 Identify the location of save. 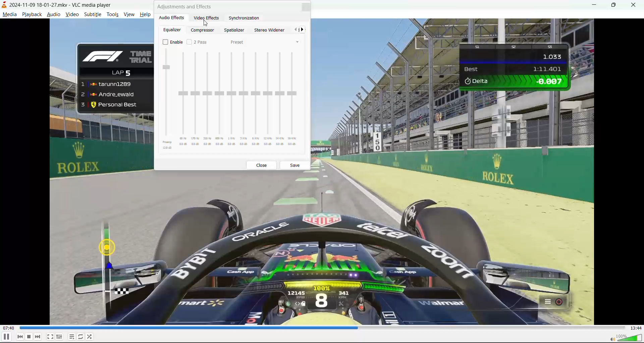
(296, 165).